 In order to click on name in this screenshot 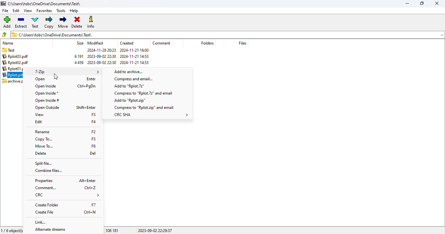, I will do `click(8, 43)`.